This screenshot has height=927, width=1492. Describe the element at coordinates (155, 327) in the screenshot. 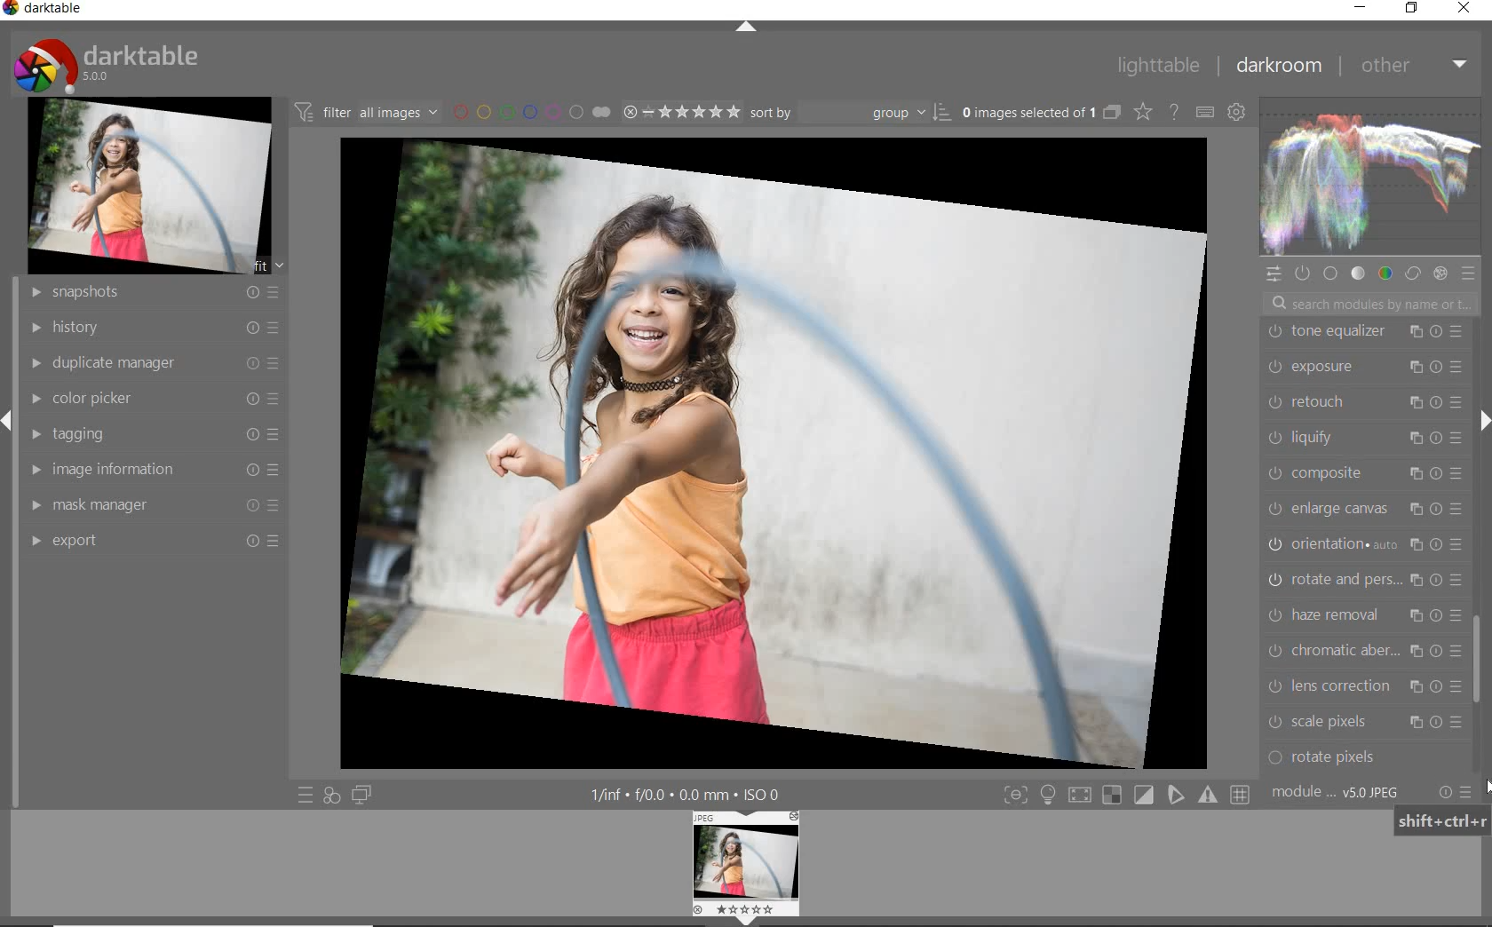

I see `history` at that location.